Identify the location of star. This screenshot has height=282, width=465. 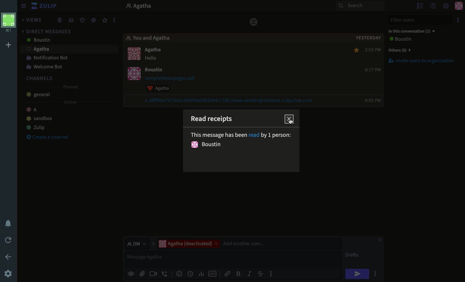
(355, 50).